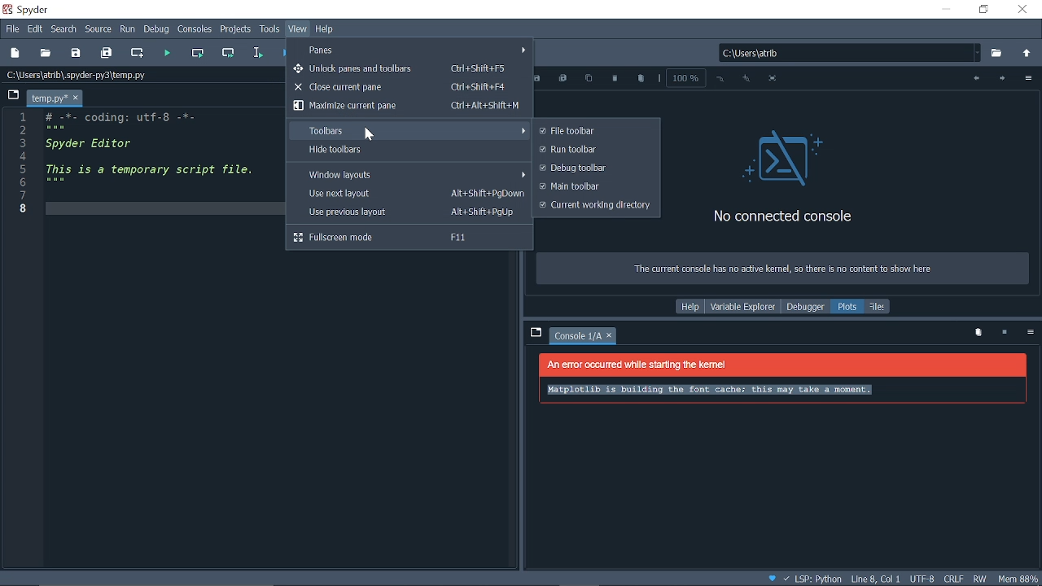 The height and width of the screenshot is (586, 1042). Describe the element at coordinates (974, 79) in the screenshot. I see `Previous plot` at that location.